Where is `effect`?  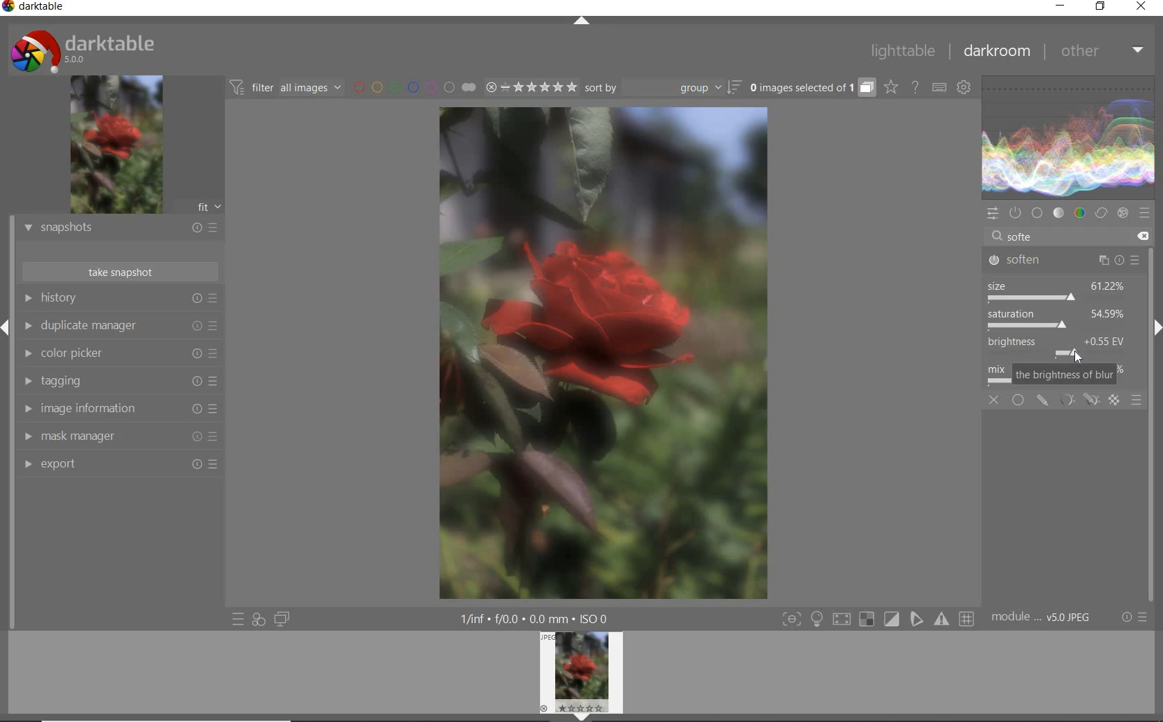
effect is located at coordinates (1122, 214).